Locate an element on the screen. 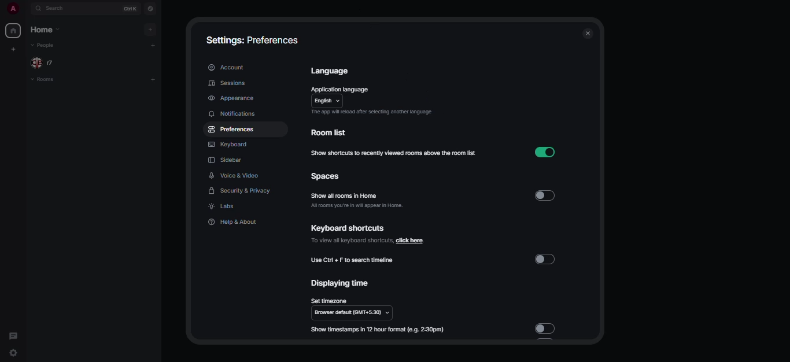 The width and height of the screenshot is (790, 362). show timestamp in 12 hour format (e.g. 2:30pm) is located at coordinates (379, 330).